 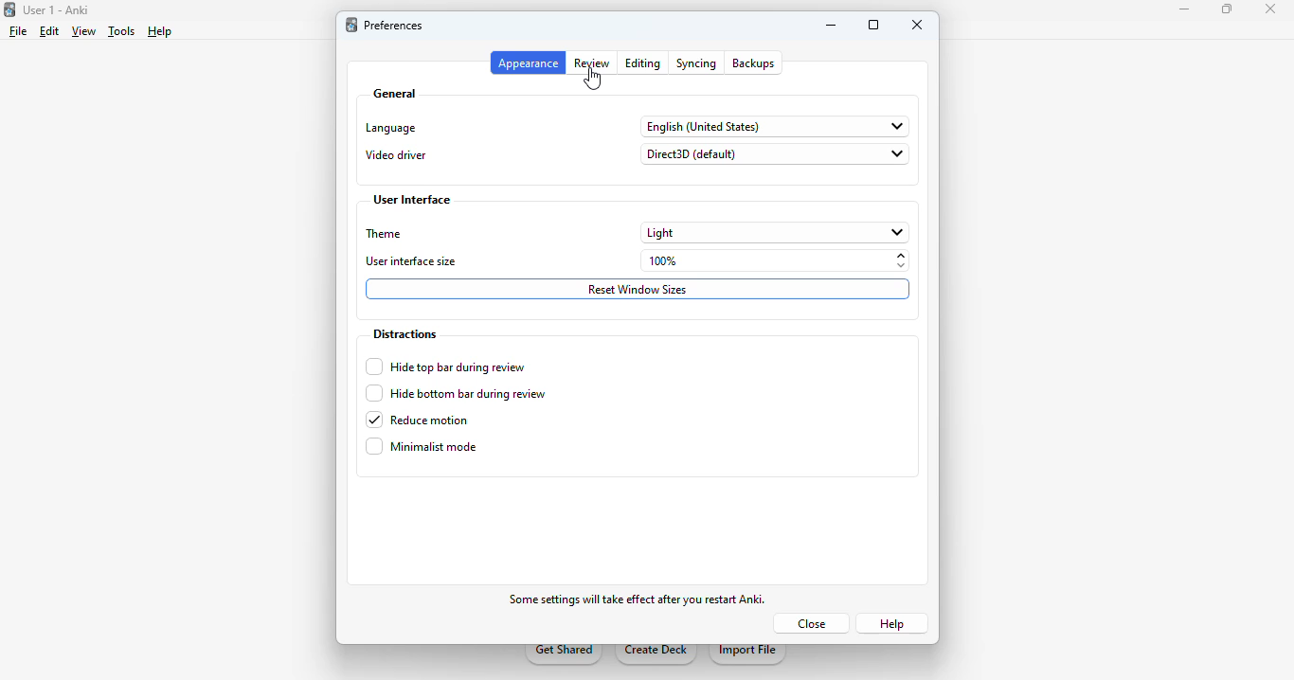 I want to click on tools, so click(x=121, y=31).